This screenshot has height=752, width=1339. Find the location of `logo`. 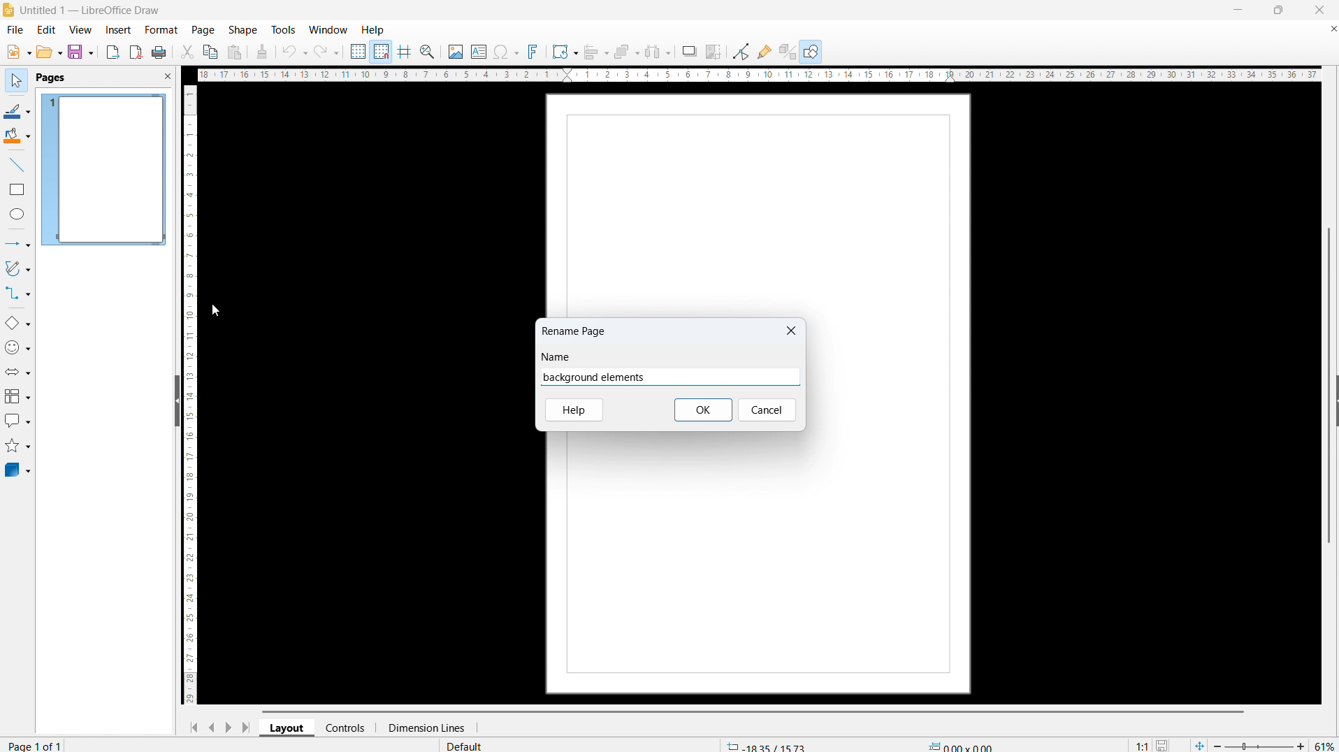

logo is located at coordinates (8, 10).